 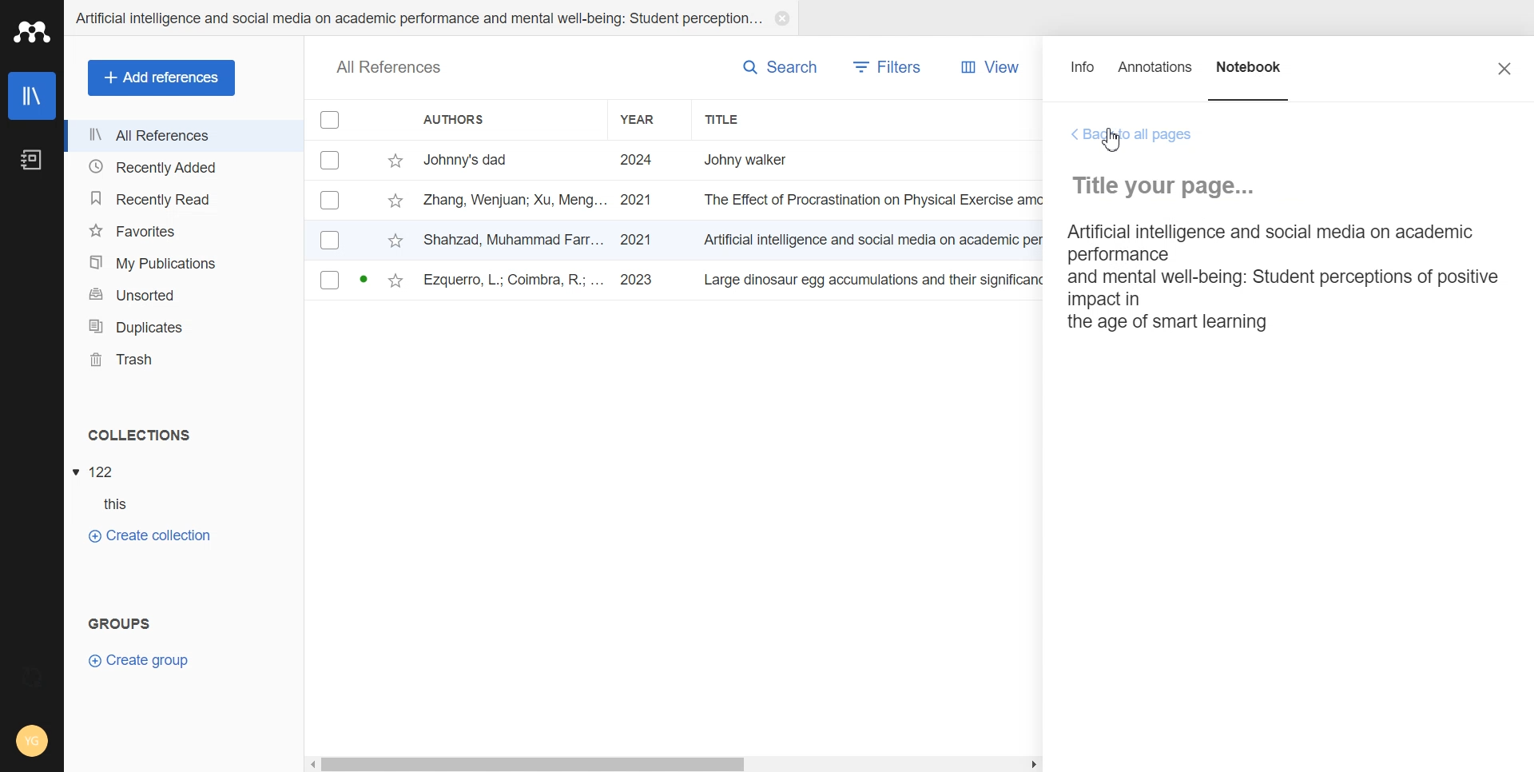 What do you see at coordinates (888, 67) in the screenshot?
I see `Filters` at bounding box center [888, 67].